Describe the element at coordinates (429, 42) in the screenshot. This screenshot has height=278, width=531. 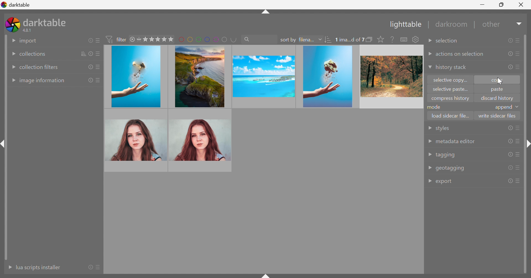
I see `Drop Down` at that location.